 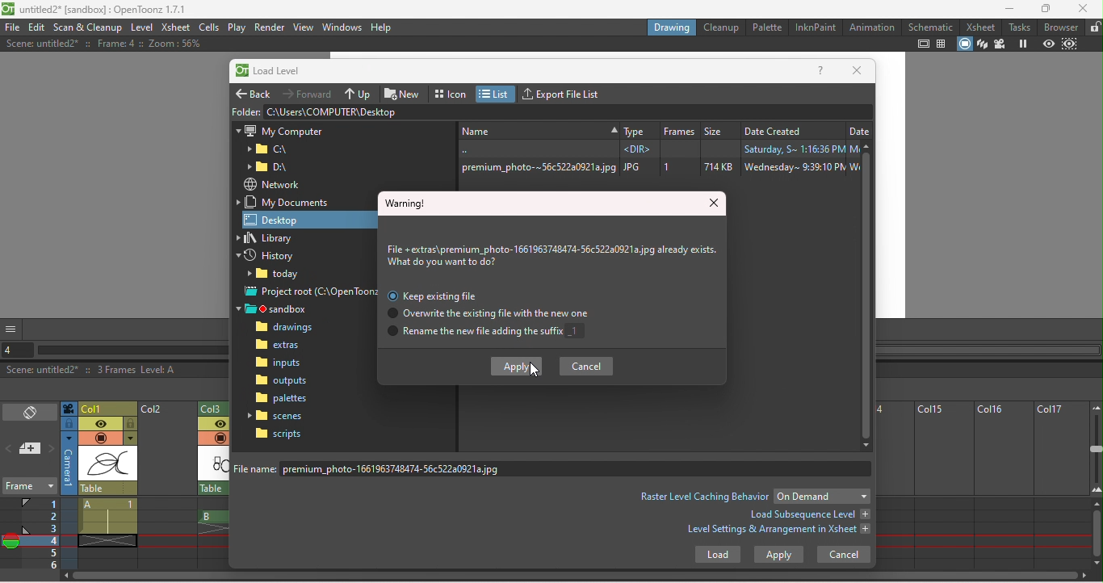 I want to click on Cleanup, so click(x=723, y=27).